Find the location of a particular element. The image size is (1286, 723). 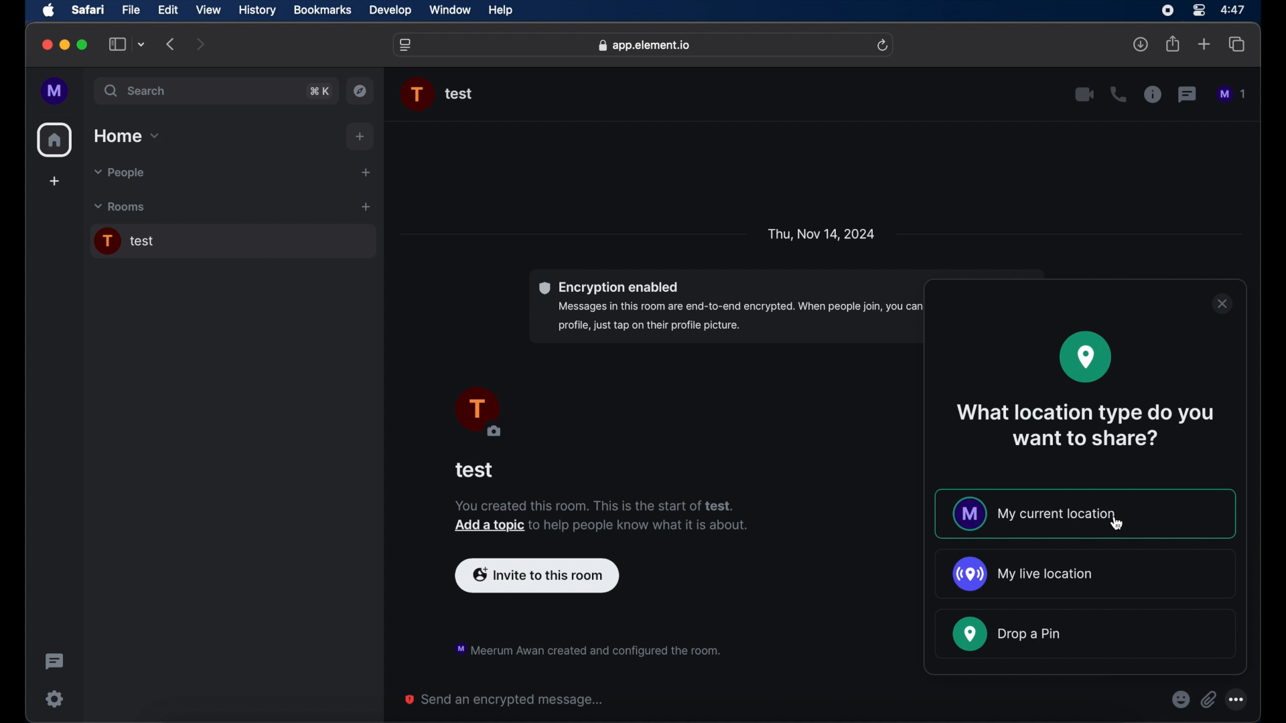

encryption enable is located at coordinates (787, 307).